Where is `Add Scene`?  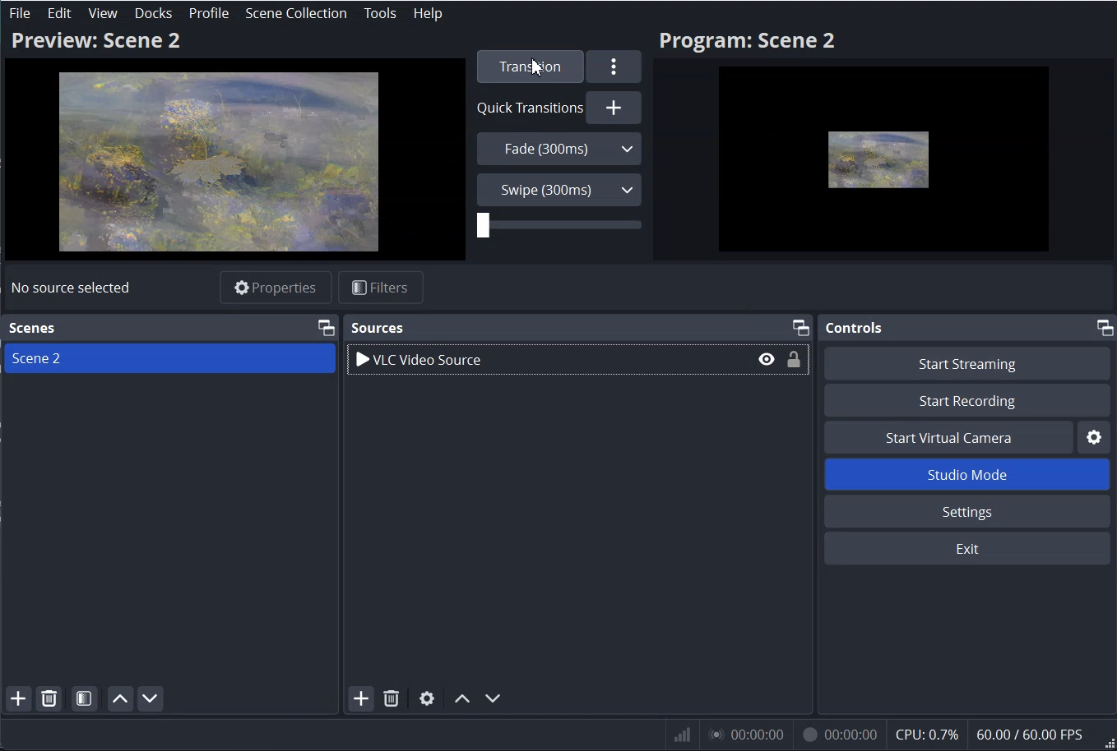
Add Scene is located at coordinates (18, 698).